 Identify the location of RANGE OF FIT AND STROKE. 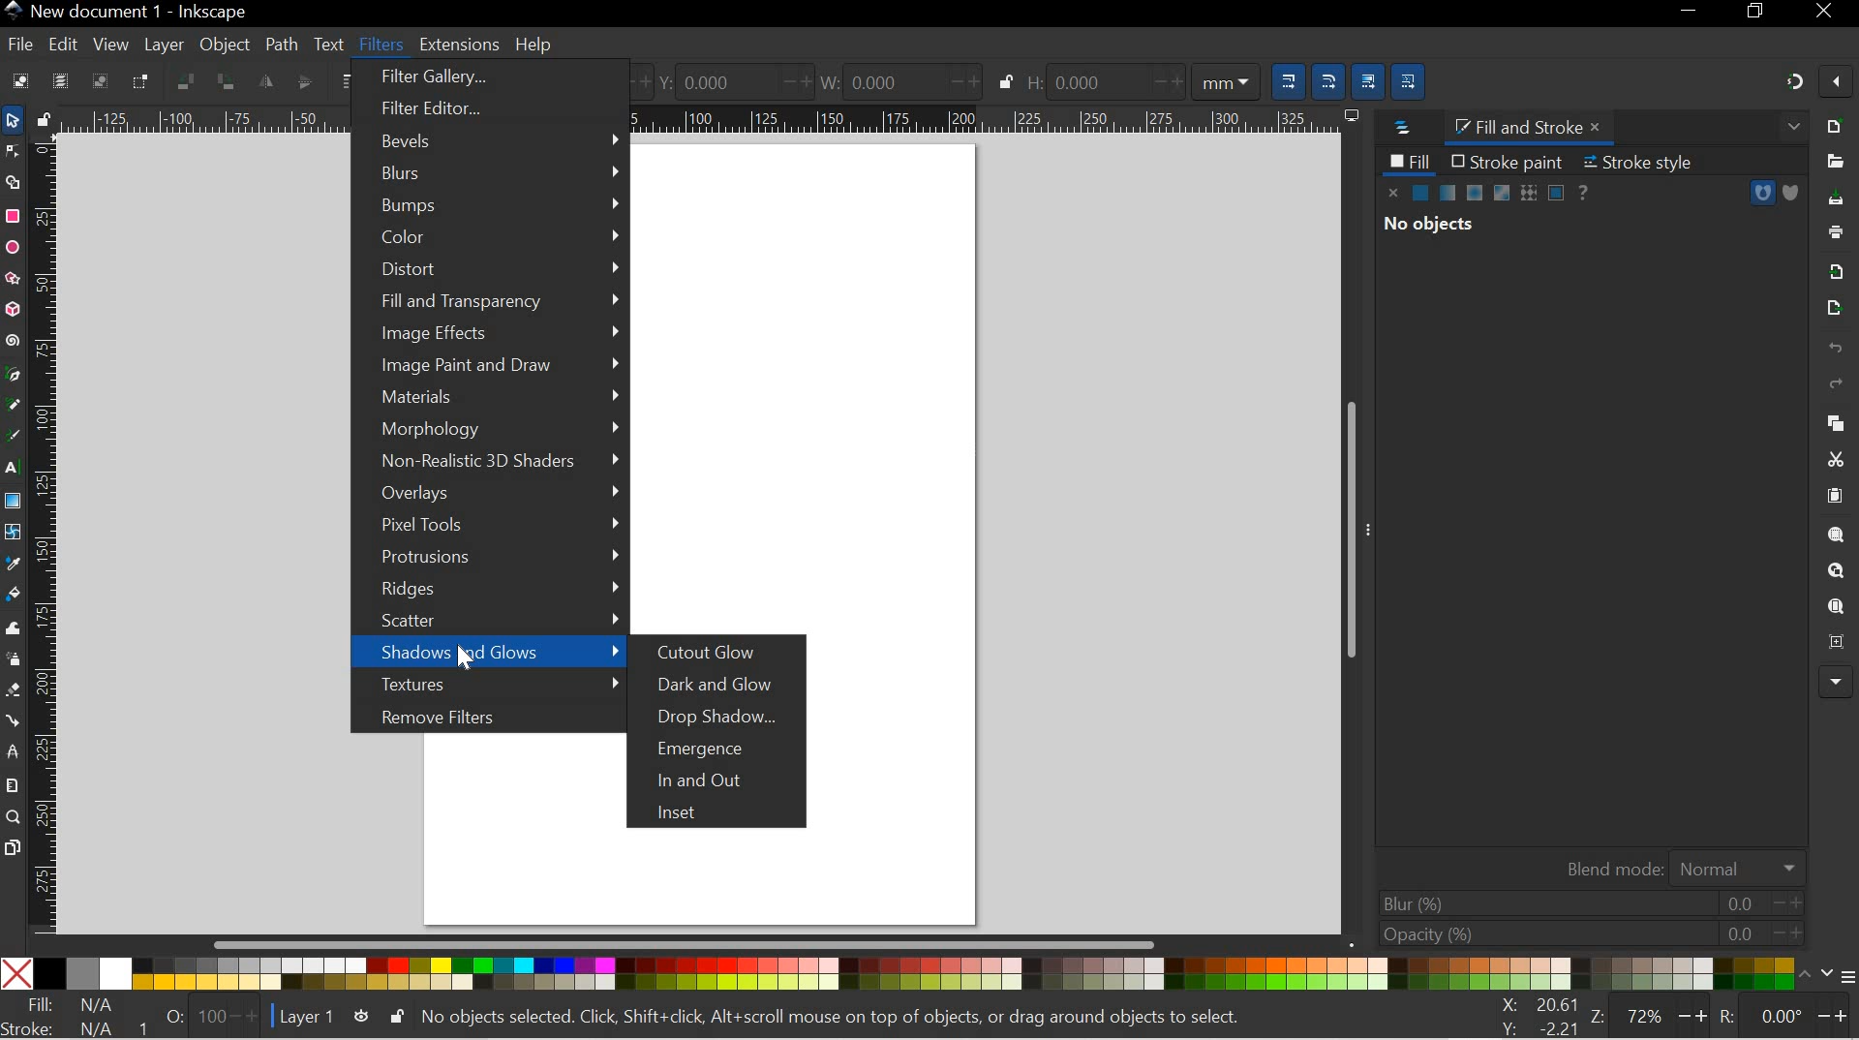
(204, 1016).